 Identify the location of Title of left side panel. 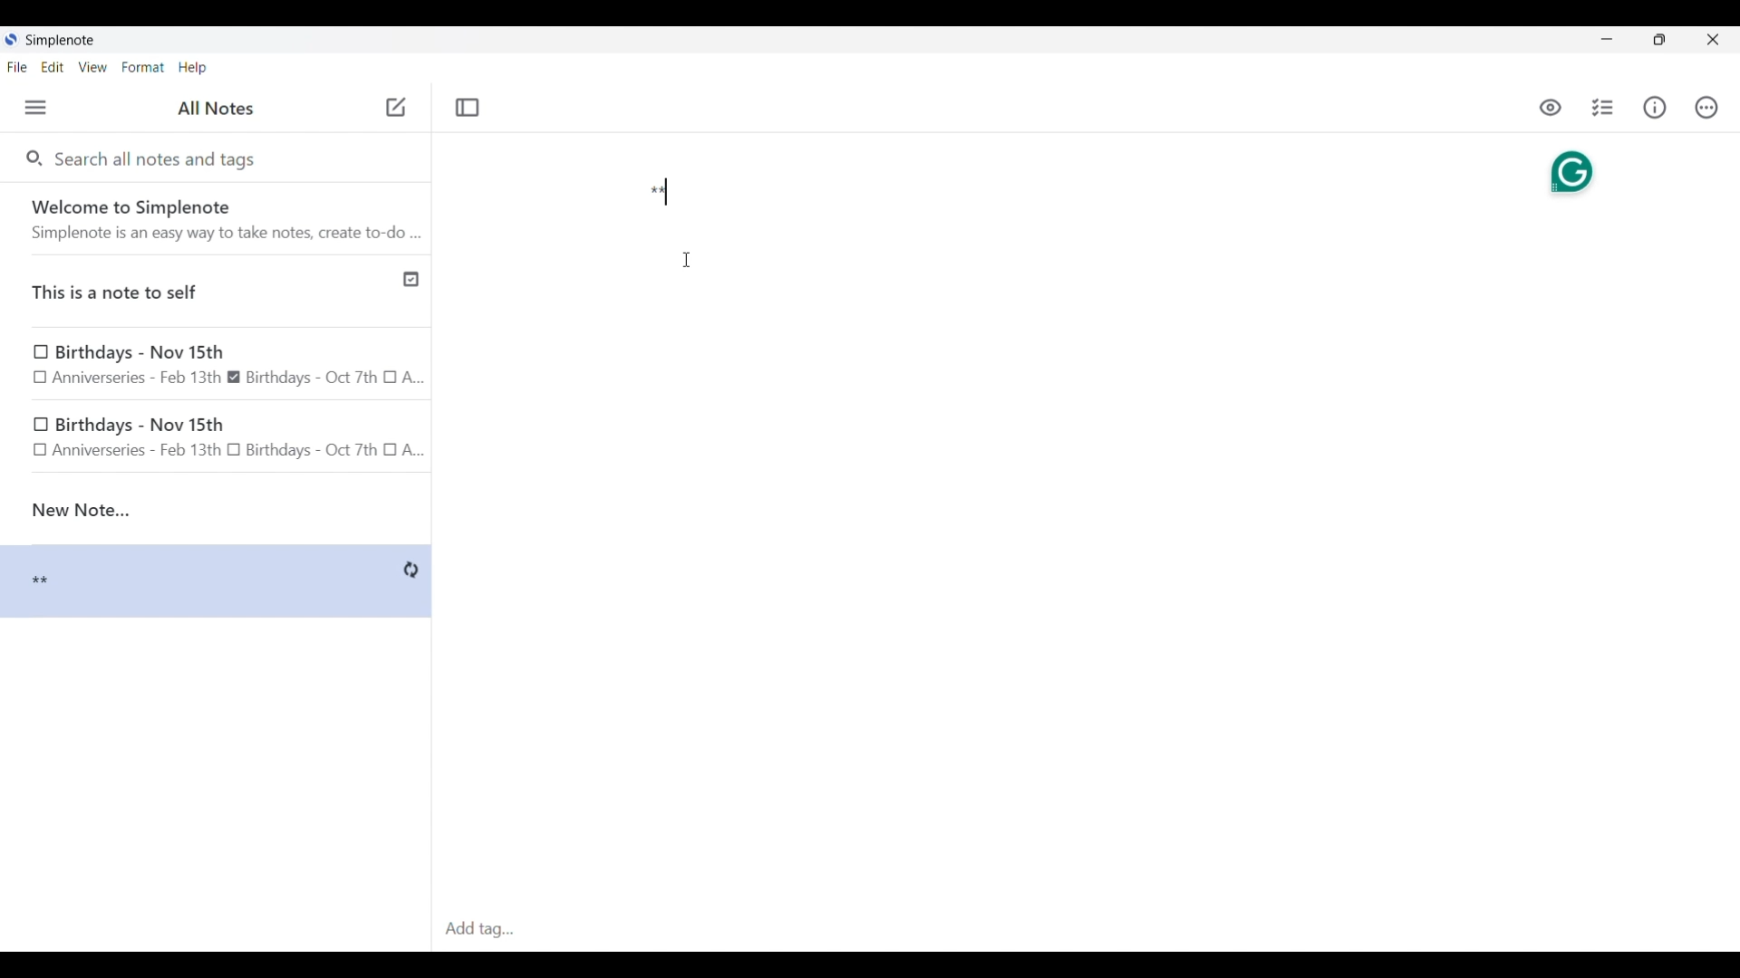
(216, 109).